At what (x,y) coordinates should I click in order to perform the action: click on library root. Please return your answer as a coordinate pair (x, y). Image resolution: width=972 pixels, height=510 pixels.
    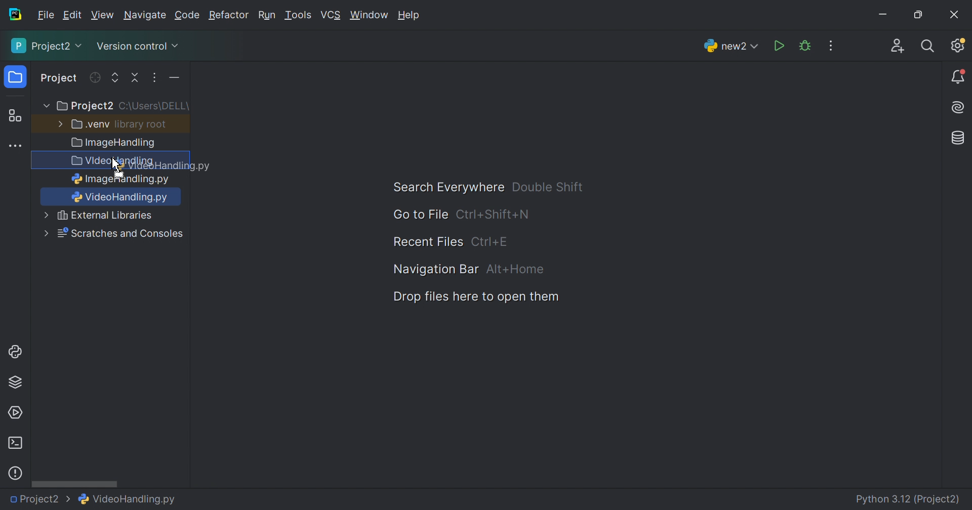
    Looking at the image, I should click on (142, 124).